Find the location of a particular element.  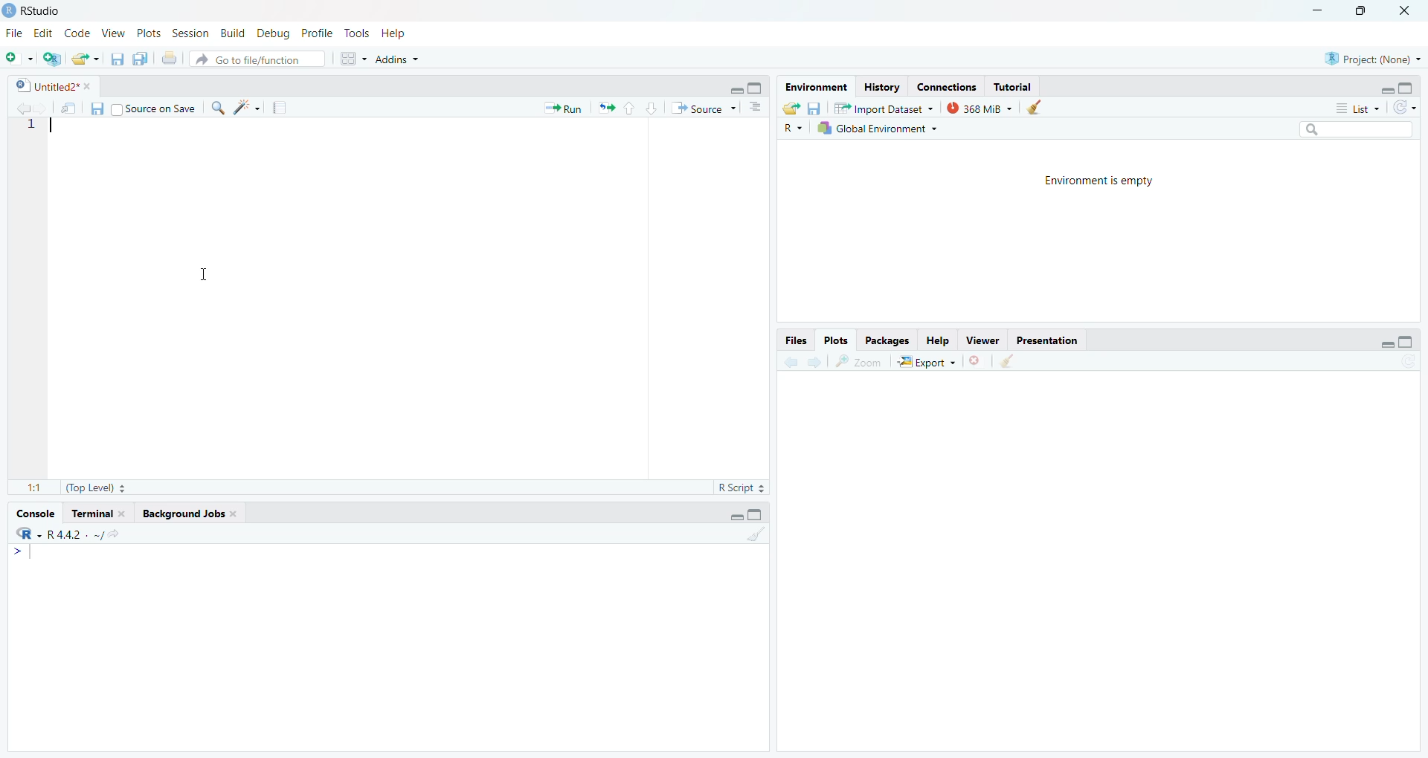

spark is located at coordinates (245, 107).